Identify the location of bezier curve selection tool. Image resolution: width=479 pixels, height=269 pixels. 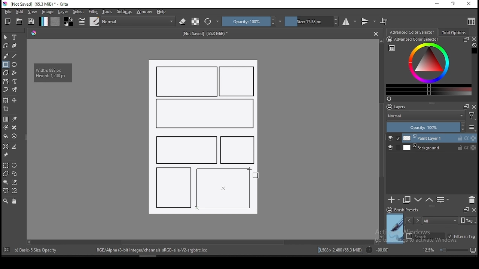
(6, 191).